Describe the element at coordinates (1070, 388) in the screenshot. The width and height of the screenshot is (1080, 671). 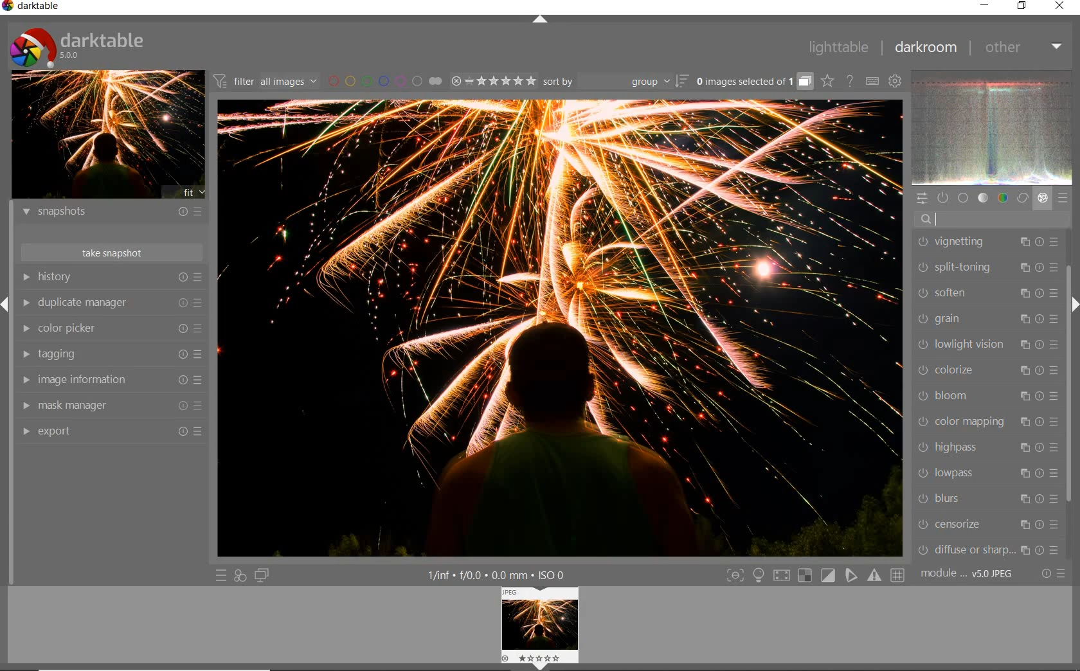
I see `scrollbar` at that location.